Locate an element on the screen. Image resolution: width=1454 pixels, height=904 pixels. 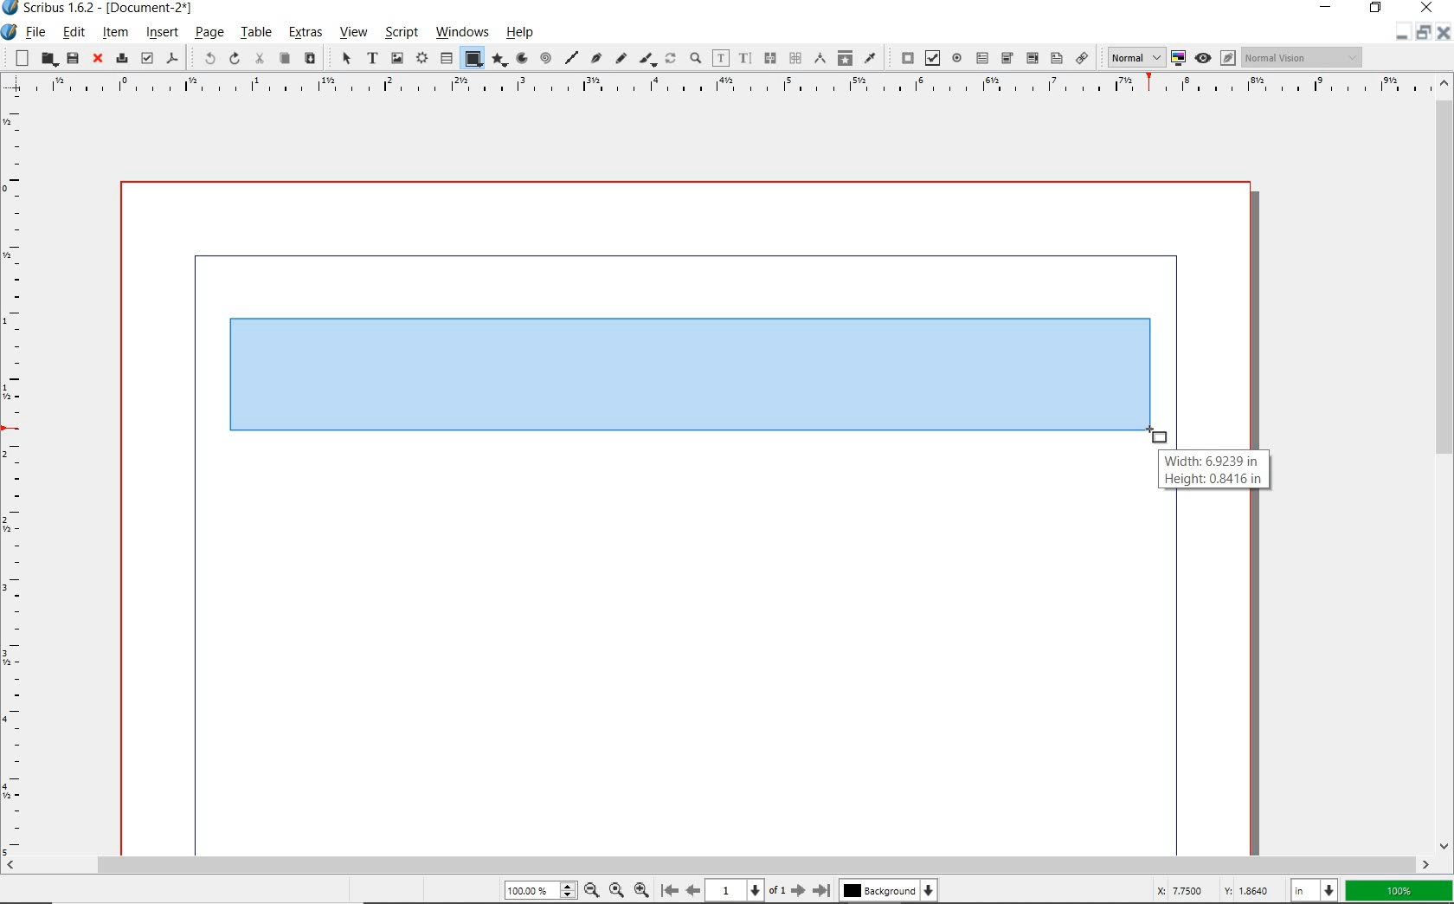
move to next is located at coordinates (799, 890).